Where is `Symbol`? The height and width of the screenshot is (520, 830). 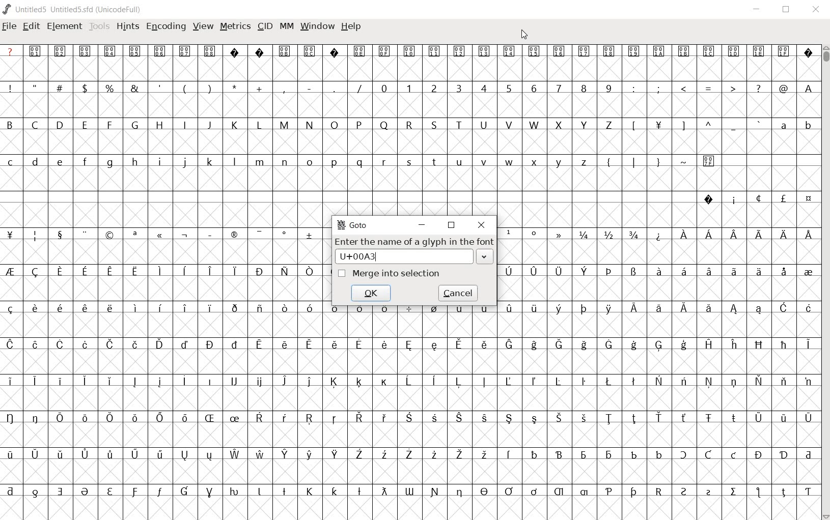
Symbol is located at coordinates (633, 309).